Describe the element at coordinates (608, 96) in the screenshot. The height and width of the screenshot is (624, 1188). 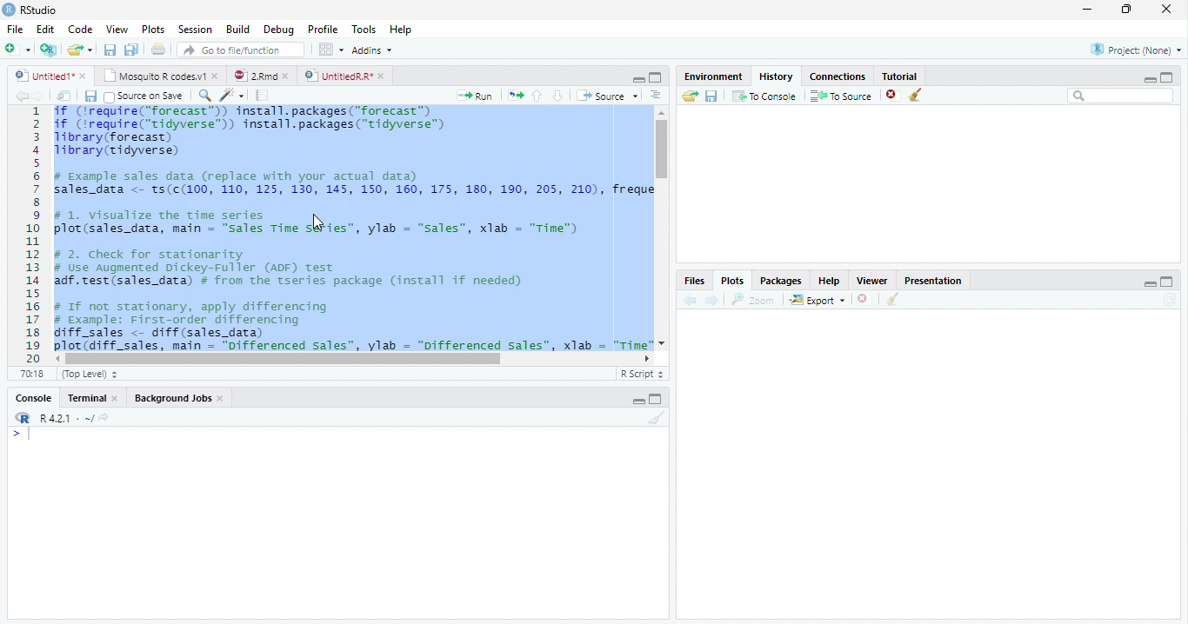
I see `Source` at that location.